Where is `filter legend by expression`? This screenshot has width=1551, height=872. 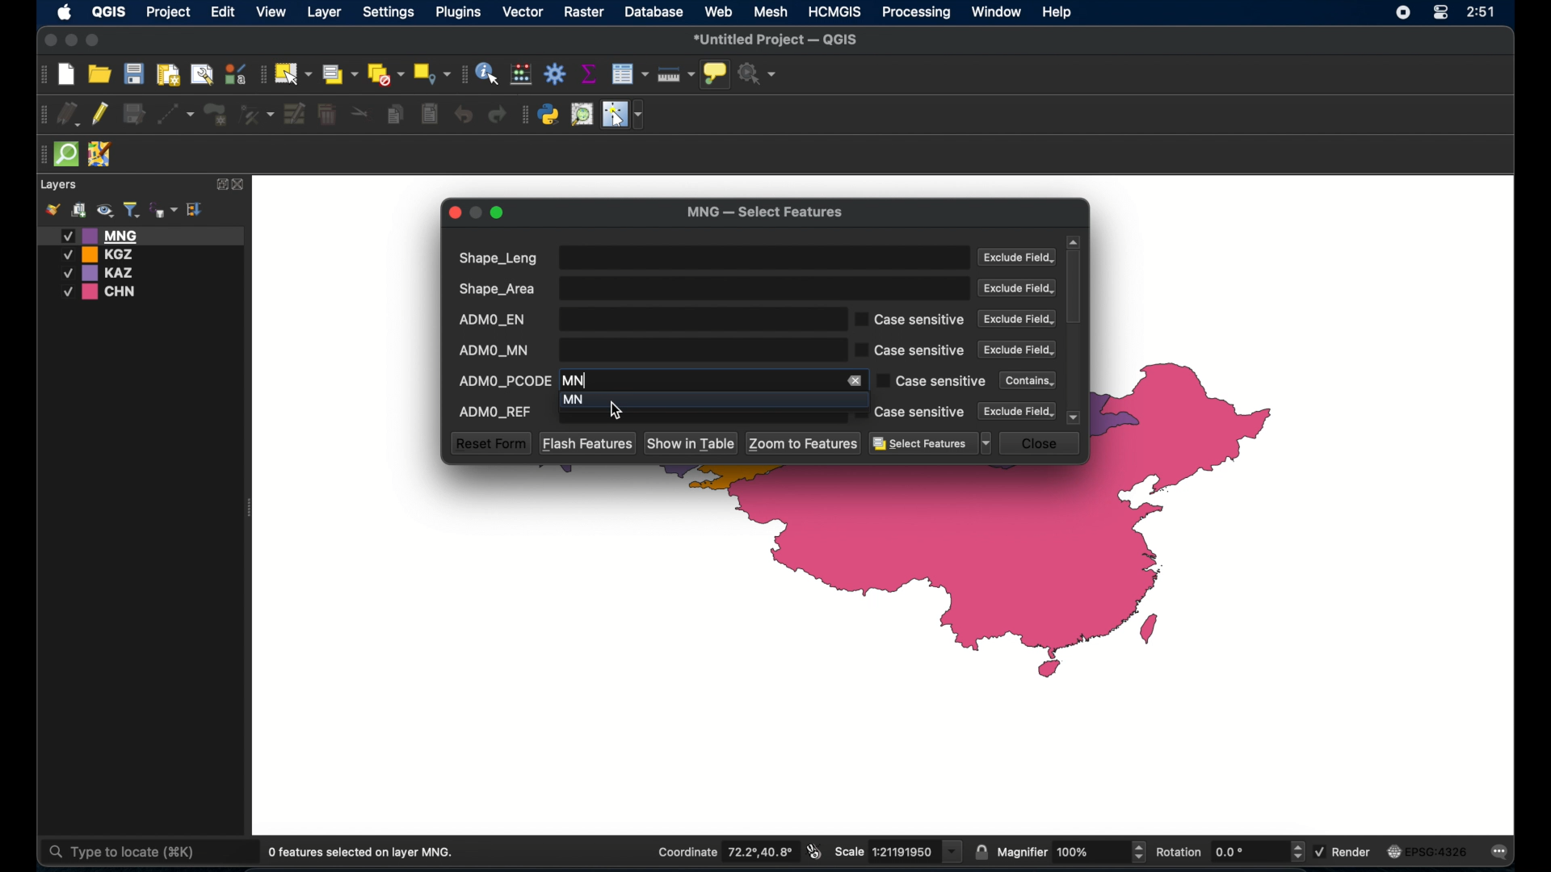 filter legend by expression is located at coordinates (164, 208).